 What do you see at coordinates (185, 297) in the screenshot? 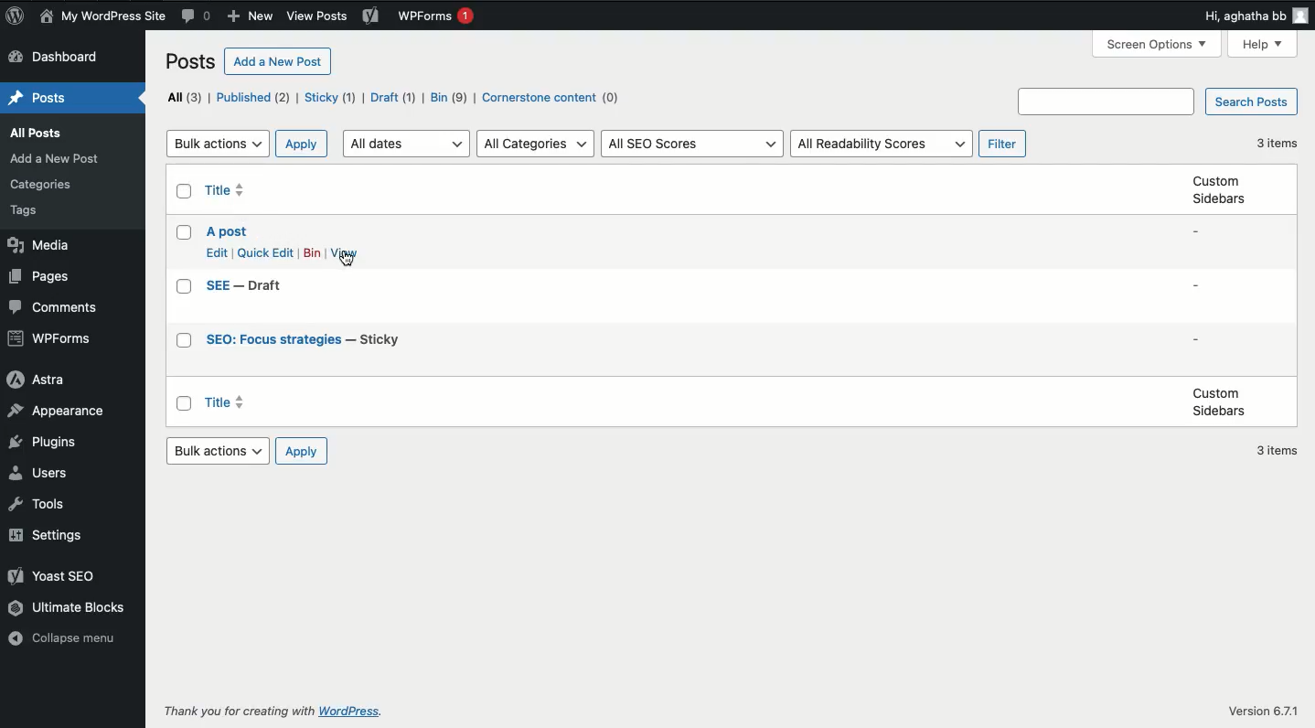
I see `Checkbox` at bounding box center [185, 297].